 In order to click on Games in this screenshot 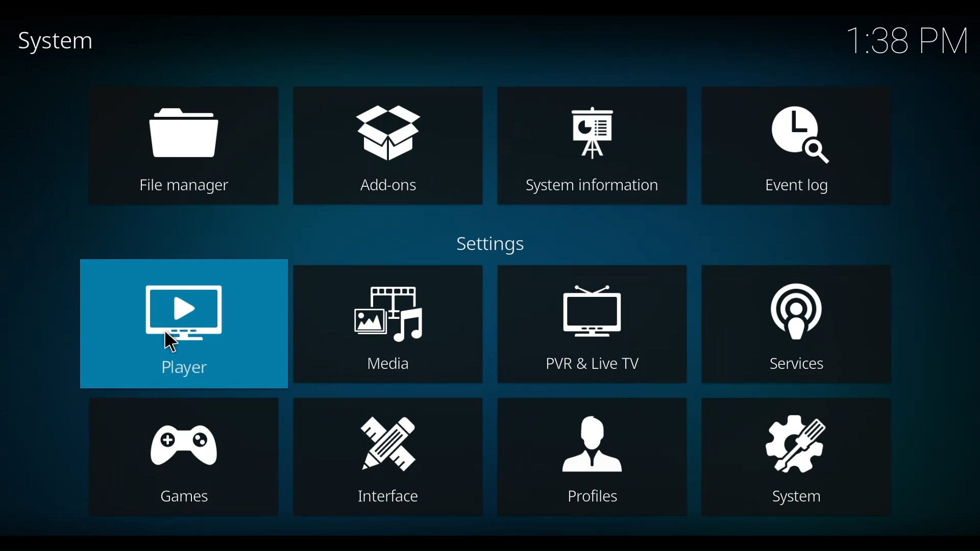, I will do `click(181, 457)`.